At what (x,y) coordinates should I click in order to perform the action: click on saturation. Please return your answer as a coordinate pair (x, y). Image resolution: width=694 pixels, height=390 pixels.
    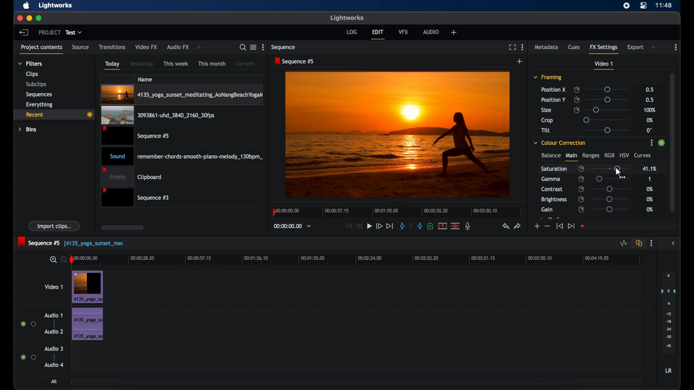
    Looking at the image, I should click on (554, 168).